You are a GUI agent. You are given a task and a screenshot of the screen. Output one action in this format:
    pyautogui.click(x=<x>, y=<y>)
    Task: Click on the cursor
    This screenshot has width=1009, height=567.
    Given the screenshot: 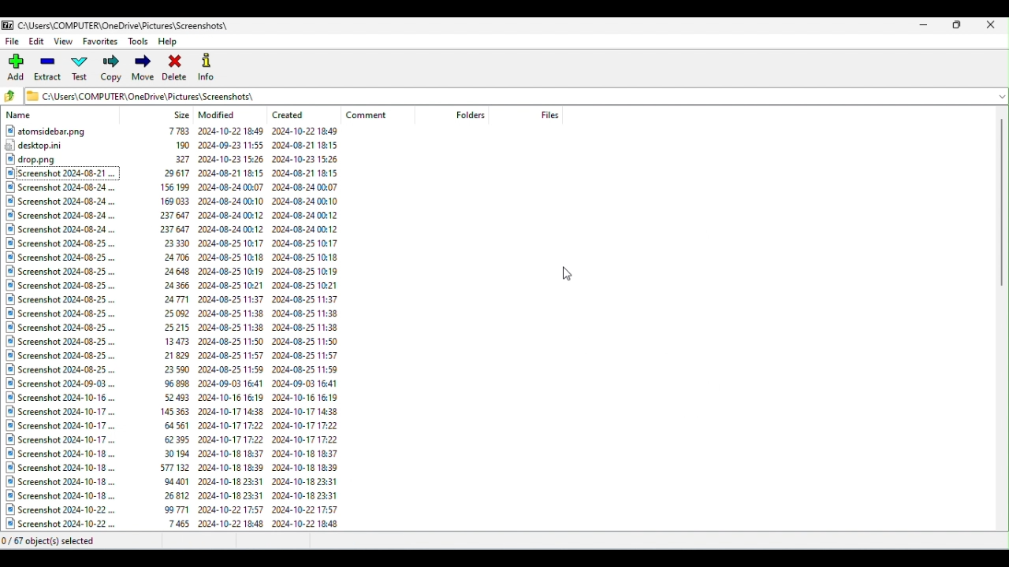 What is the action you would take?
    pyautogui.click(x=568, y=273)
    